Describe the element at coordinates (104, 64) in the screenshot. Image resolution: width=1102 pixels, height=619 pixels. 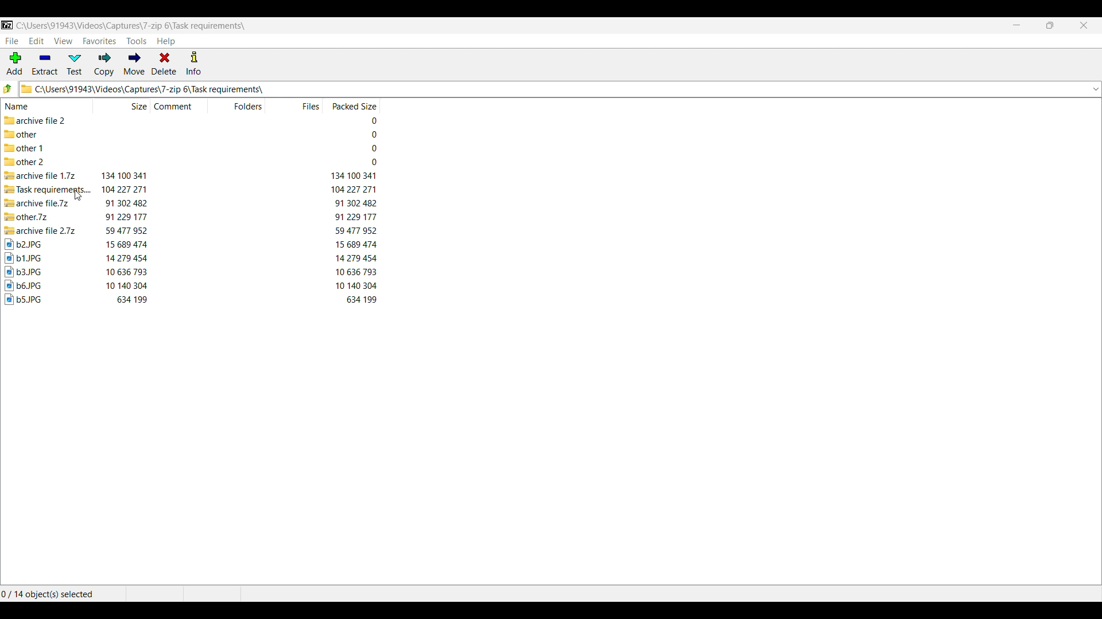
I see `Copy` at that location.